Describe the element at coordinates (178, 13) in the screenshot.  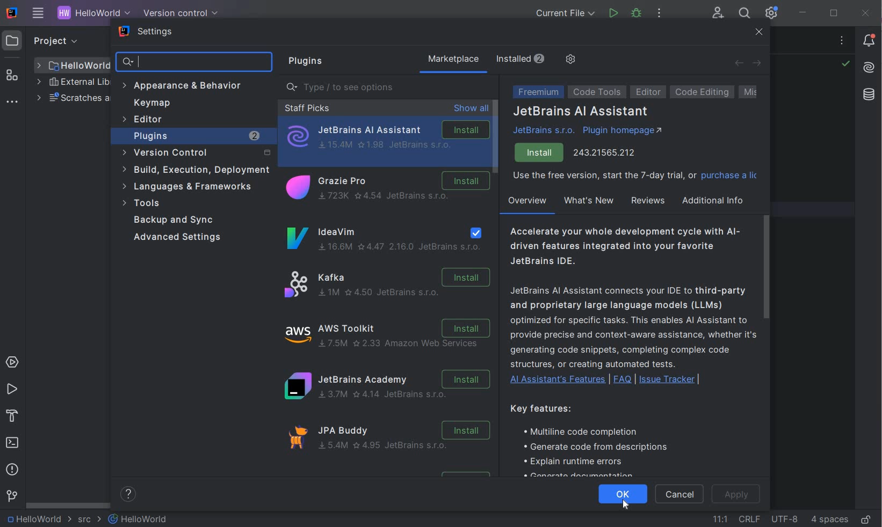
I see `VERSION CONTROL` at that location.